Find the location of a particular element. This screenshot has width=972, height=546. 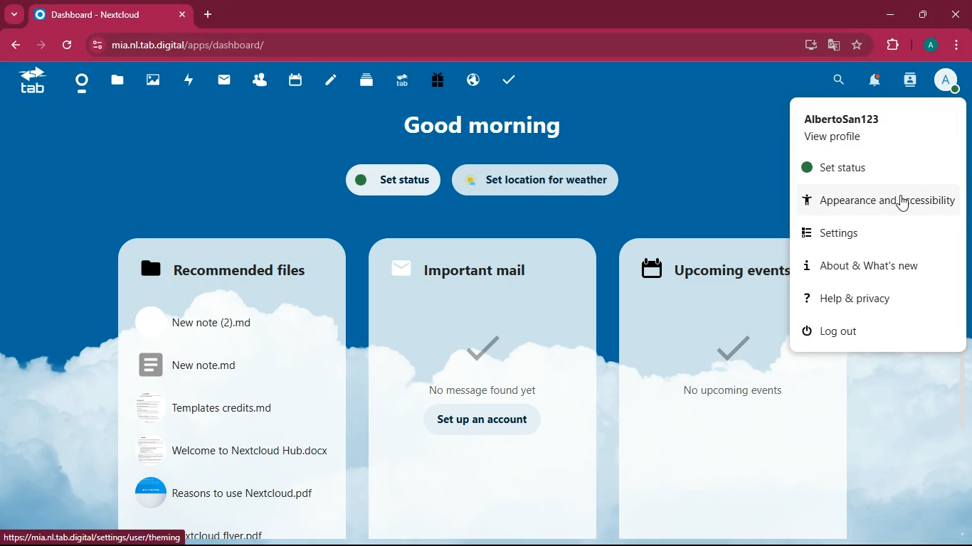

url is located at coordinates (205, 45).